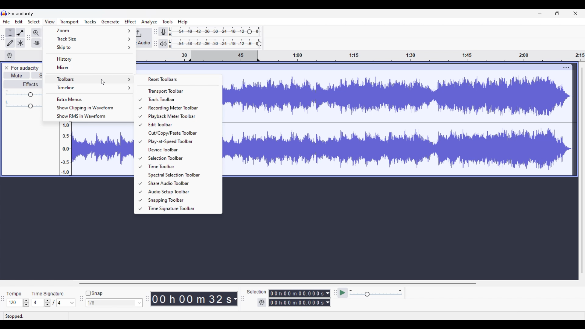  I want to click on Analyze menu, so click(149, 22).